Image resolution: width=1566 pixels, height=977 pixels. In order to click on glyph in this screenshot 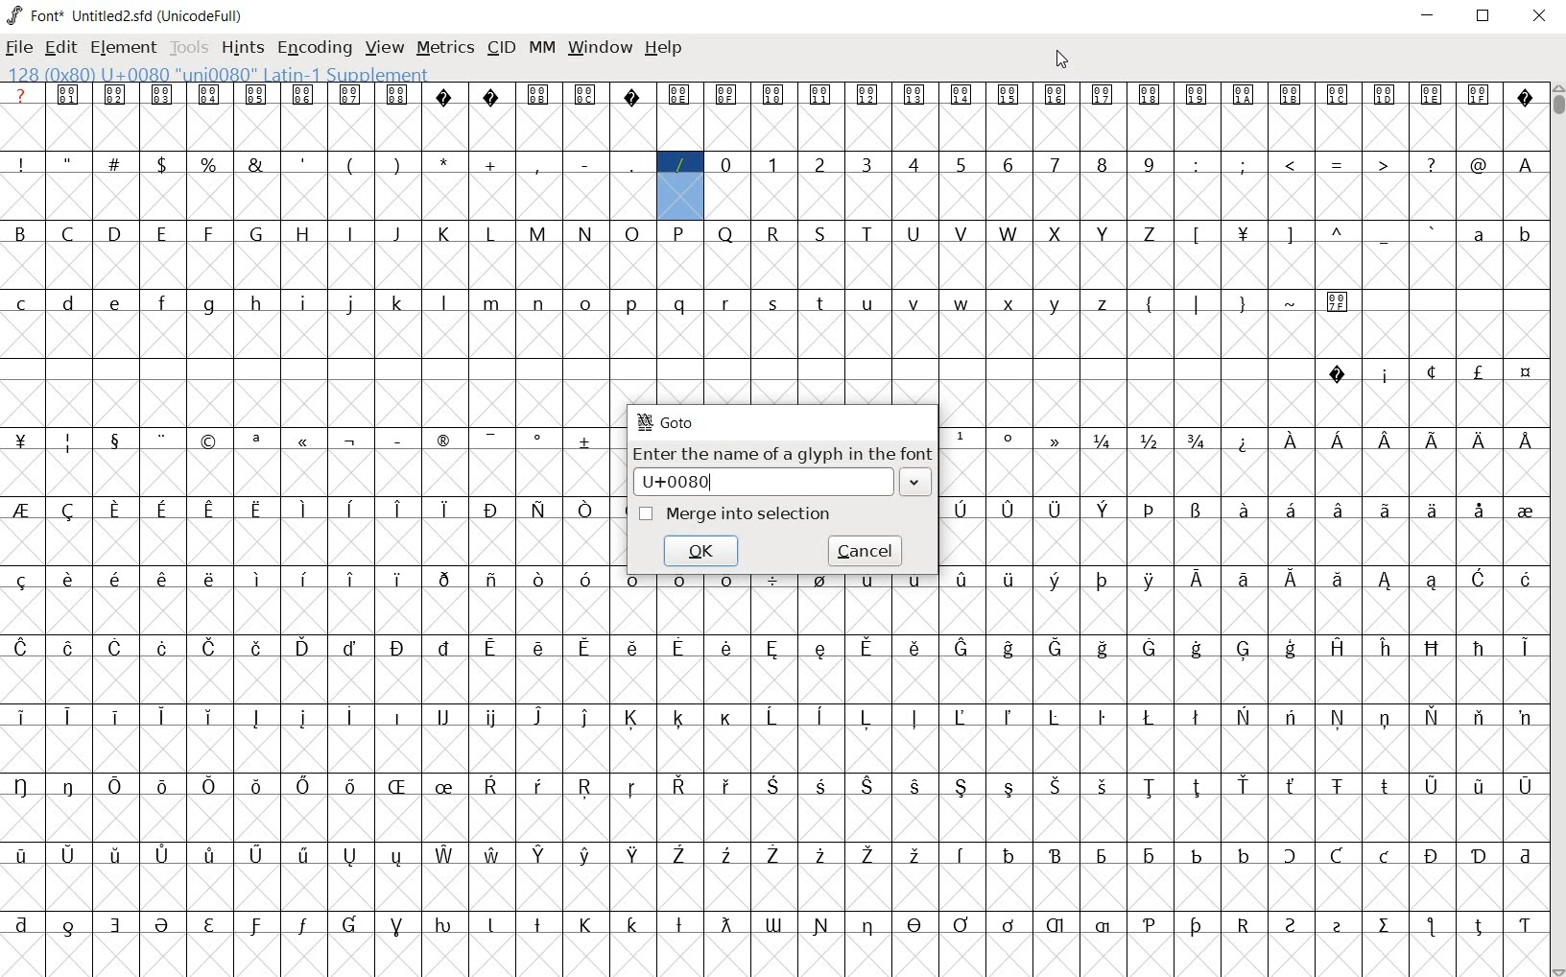, I will do `click(305, 442)`.